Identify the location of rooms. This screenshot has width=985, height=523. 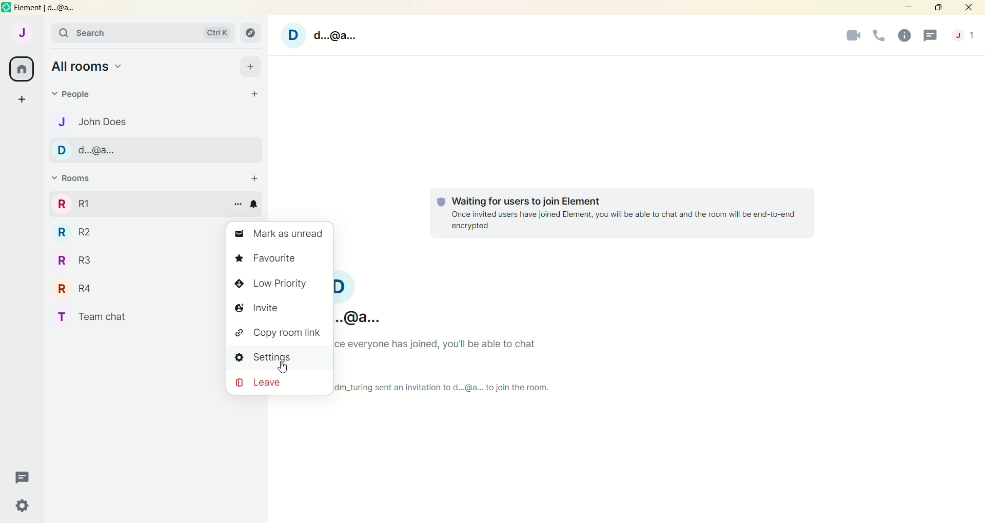
(72, 178).